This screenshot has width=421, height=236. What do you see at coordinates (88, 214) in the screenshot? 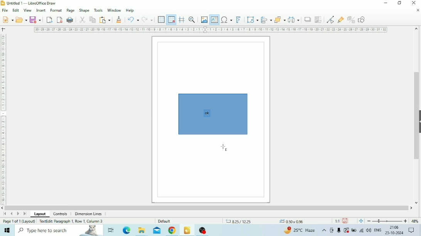
I see `Dimension Lines` at bounding box center [88, 214].